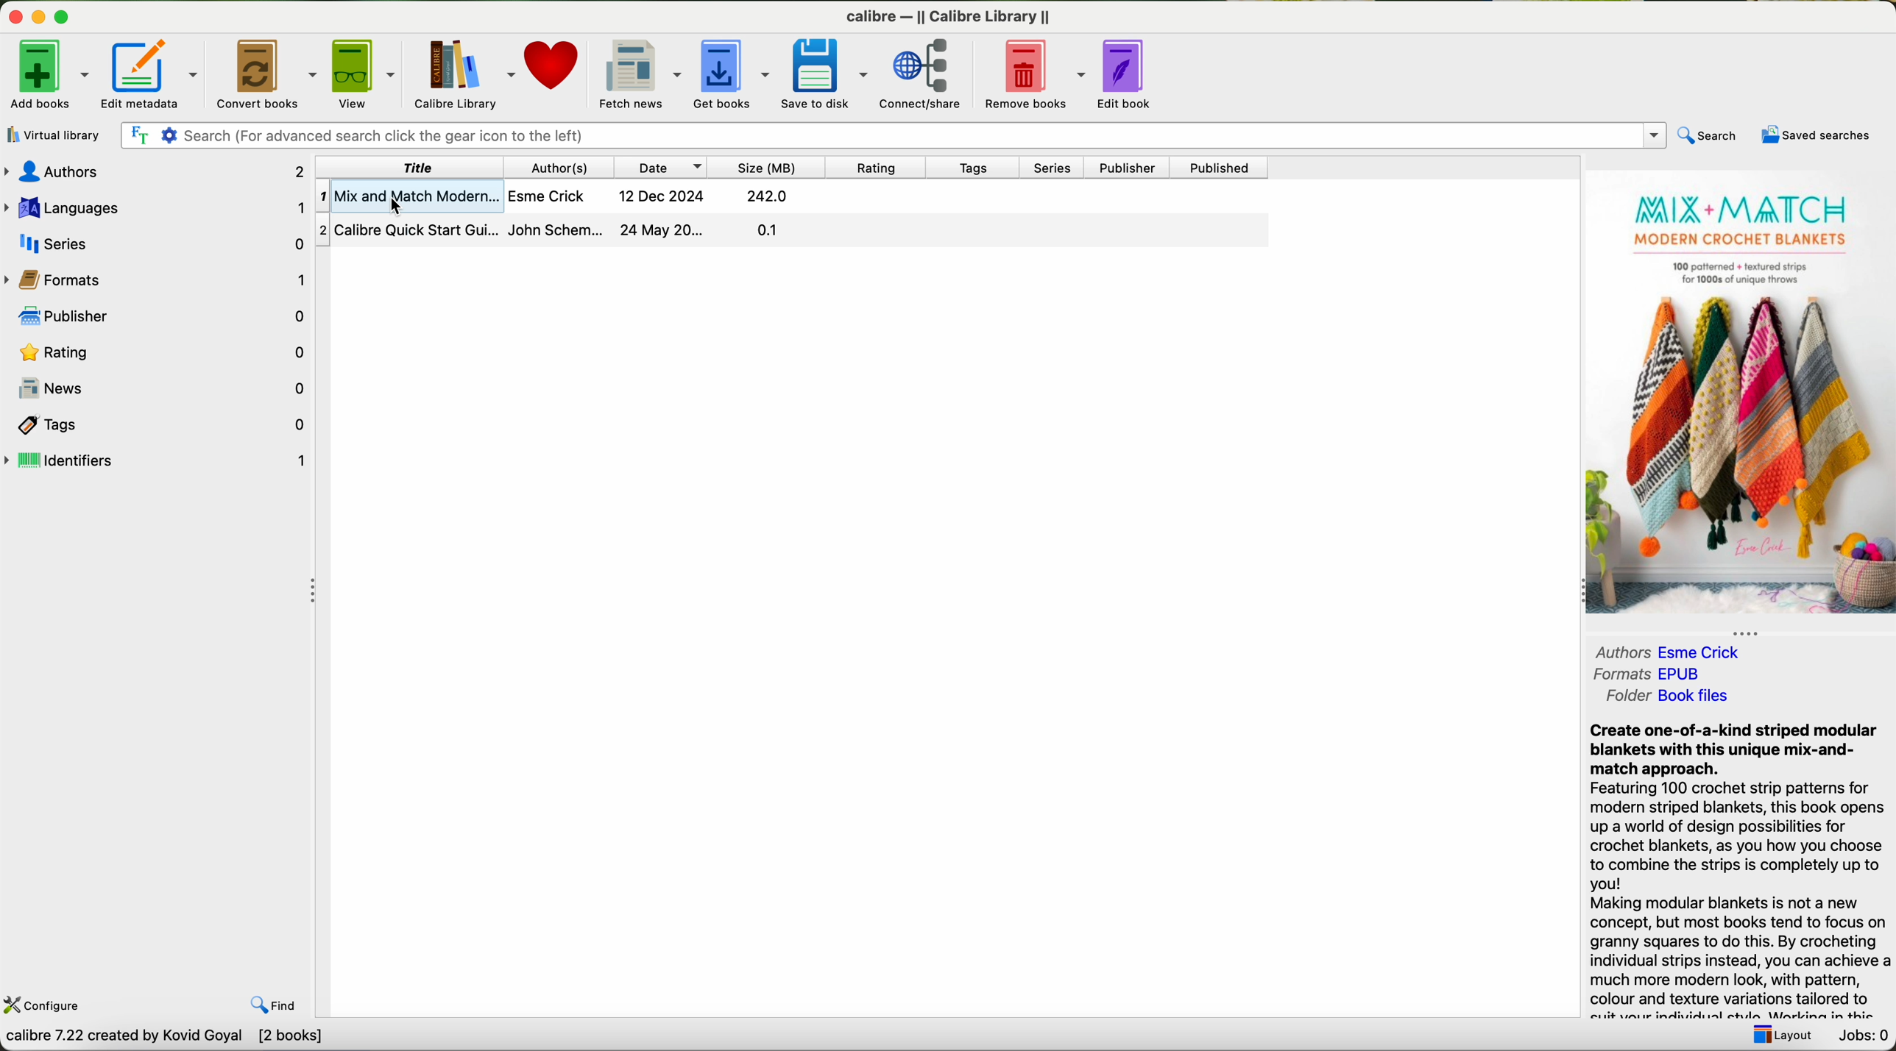 The height and width of the screenshot is (1051, 1896). I want to click on tags, so click(156, 424).